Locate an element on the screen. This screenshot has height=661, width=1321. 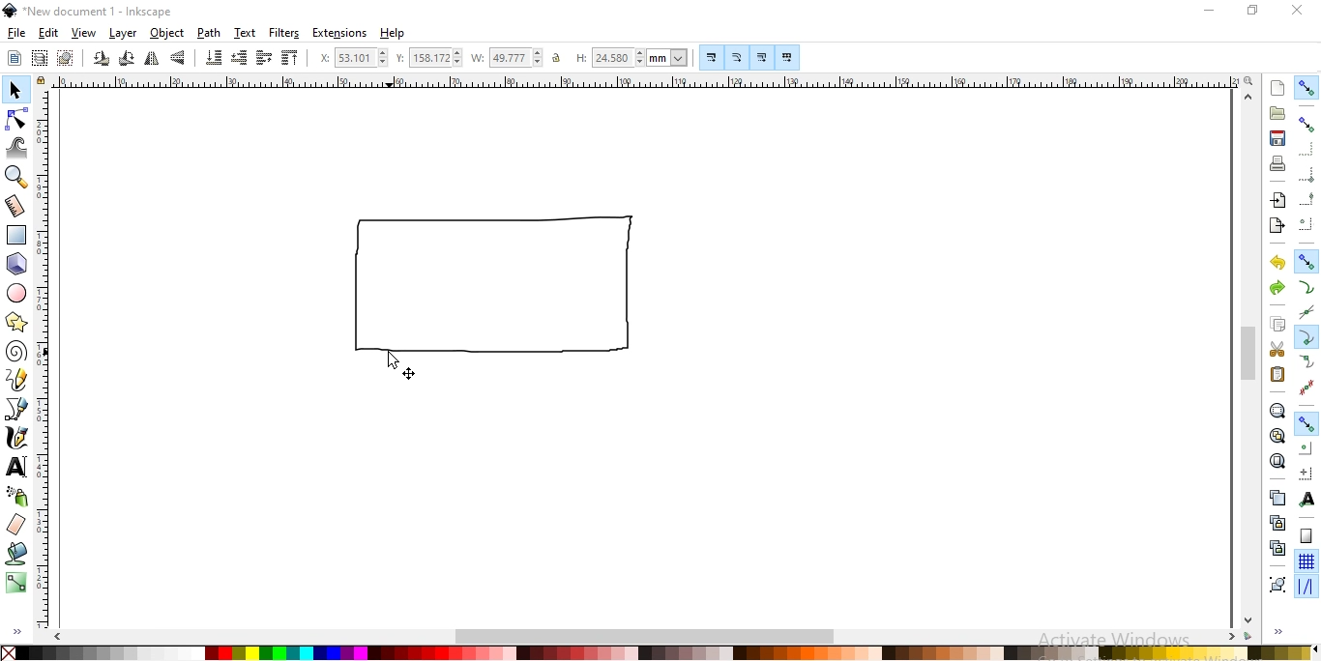
object is located at coordinates (166, 33).